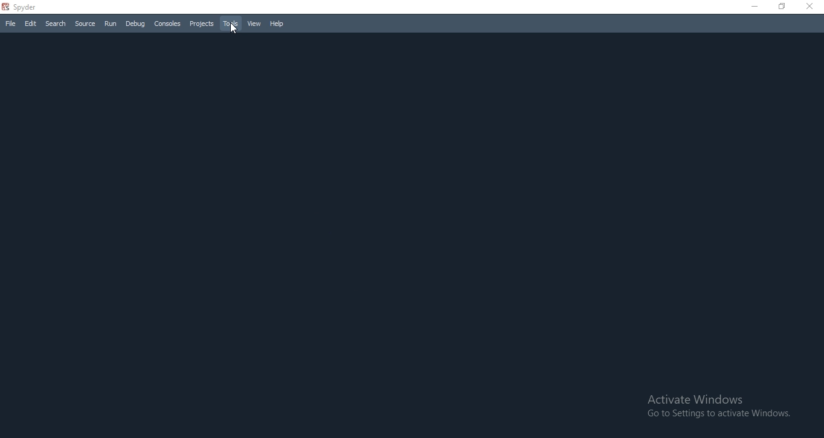 The image size is (824, 438). Describe the element at coordinates (167, 24) in the screenshot. I see `Consoles` at that location.